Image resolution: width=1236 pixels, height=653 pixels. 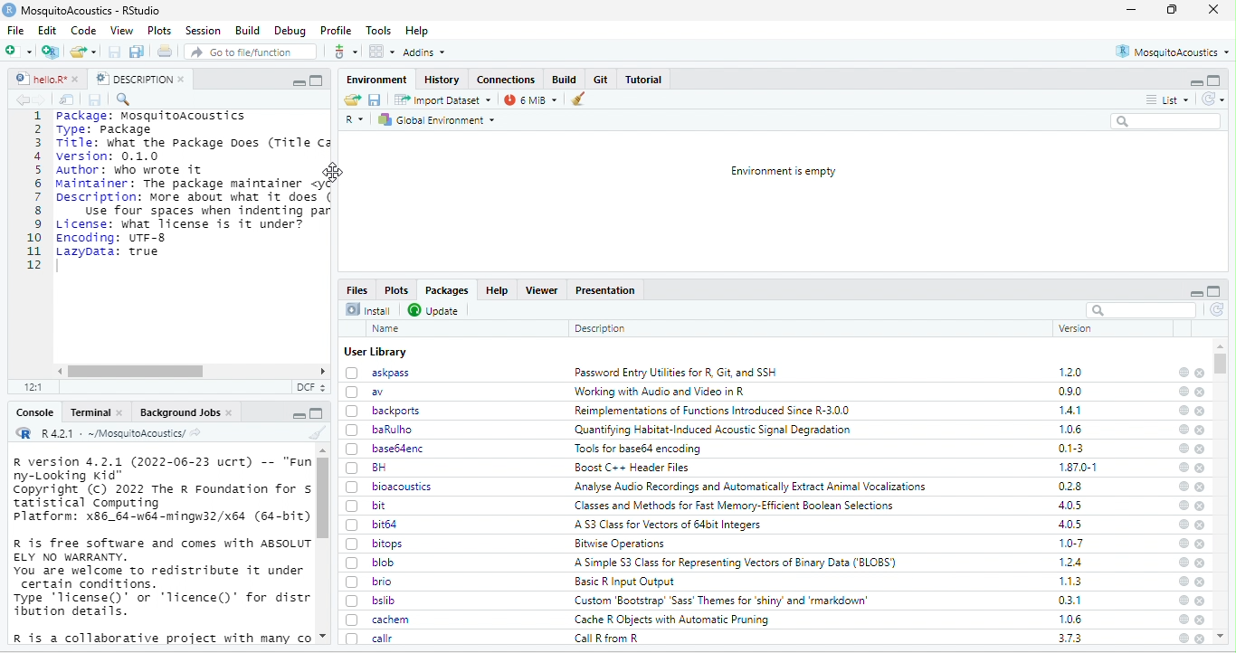 I want to click on full screen, so click(x=1171, y=9).